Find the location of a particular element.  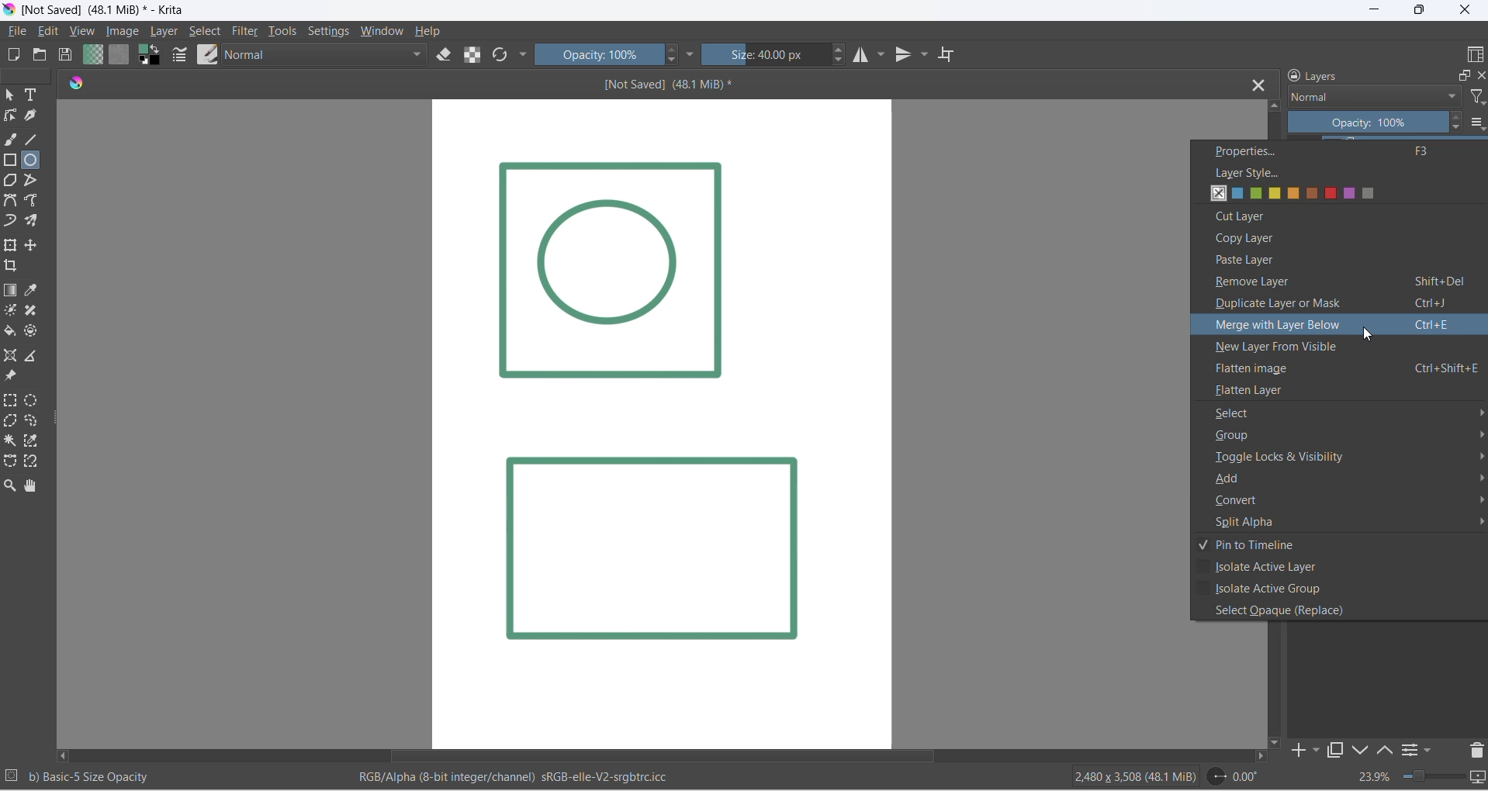

flatten layer is located at coordinates (1340, 390).